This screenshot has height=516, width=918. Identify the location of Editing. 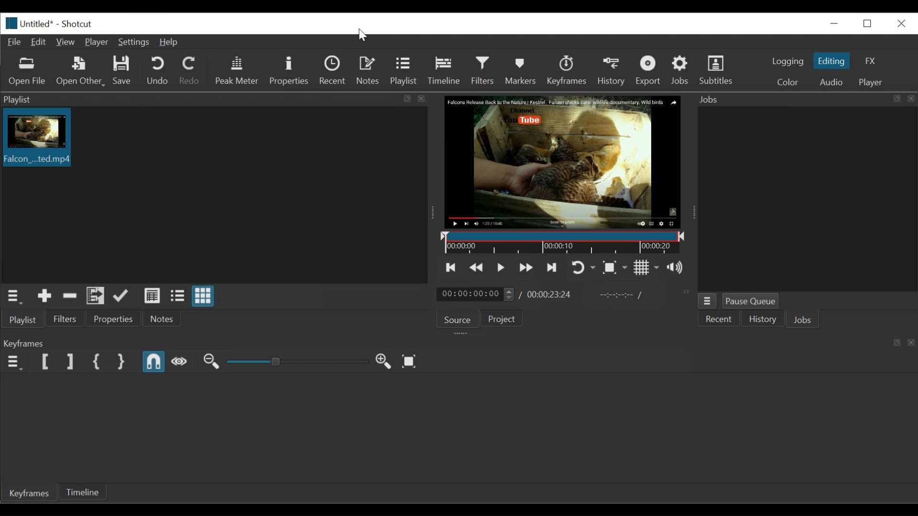
(831, 61).